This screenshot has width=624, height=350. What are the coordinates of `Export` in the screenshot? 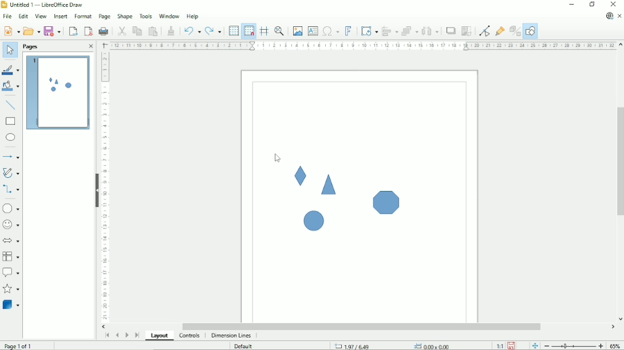 It's located at (73, 31).